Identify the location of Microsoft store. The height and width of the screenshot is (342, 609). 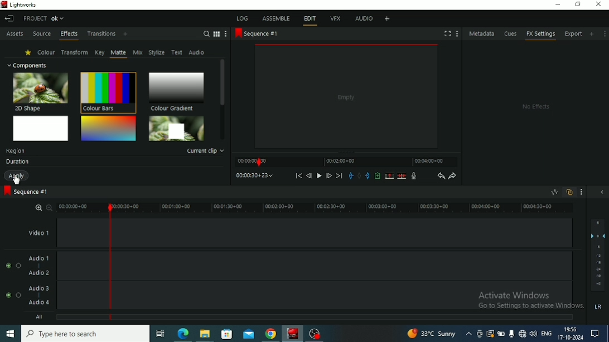
(226, 333).